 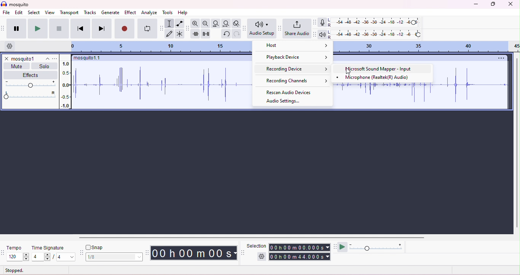 What do you see at coordinates (180, 23) in the screenshot?
I see `envelop` at bounding box center [180, 23].